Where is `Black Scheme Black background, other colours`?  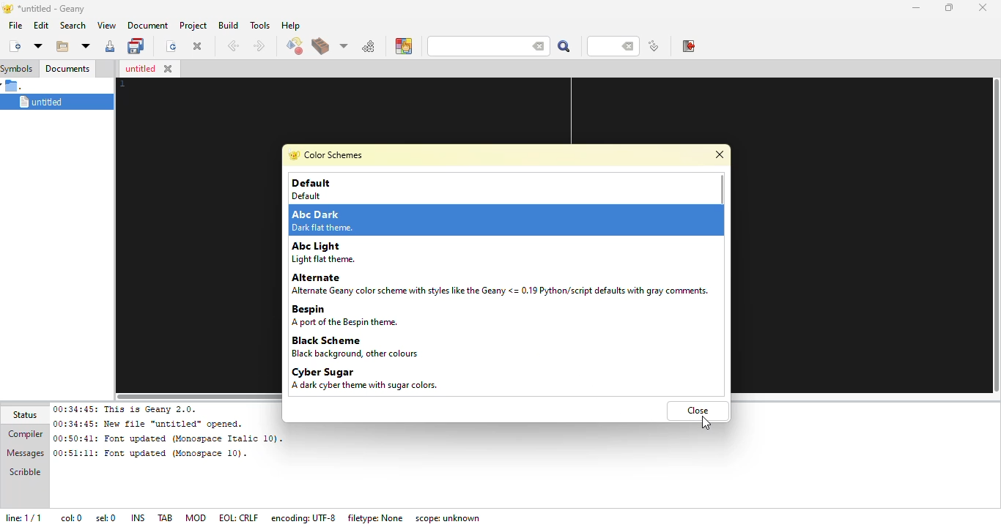
Black Scheme Black background, other colours is located at coordinates (363, 347).